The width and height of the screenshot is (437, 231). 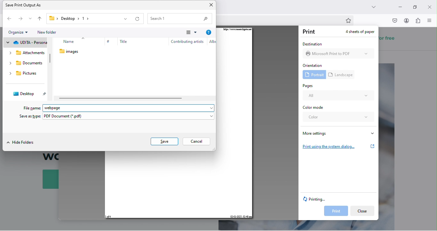 What do you see at coordinates (334, 211) in the screenshot?
I see `print` at bounding box center [334, 211].